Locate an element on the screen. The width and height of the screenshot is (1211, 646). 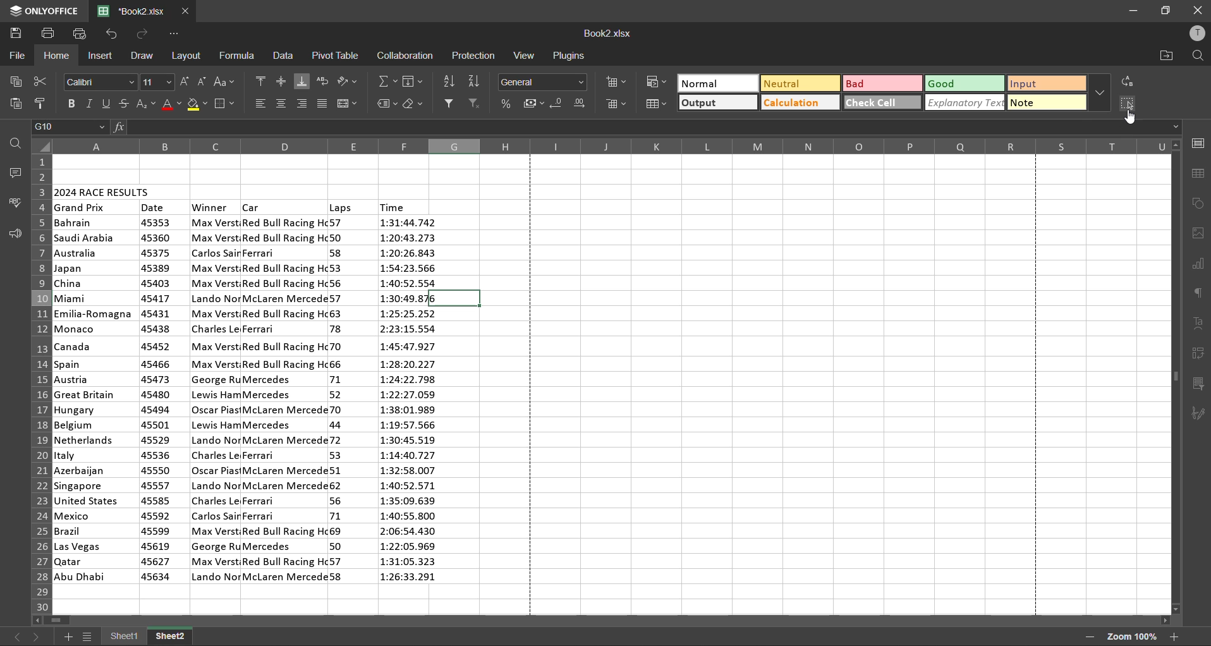
normal is located at coordinates (719, 84).